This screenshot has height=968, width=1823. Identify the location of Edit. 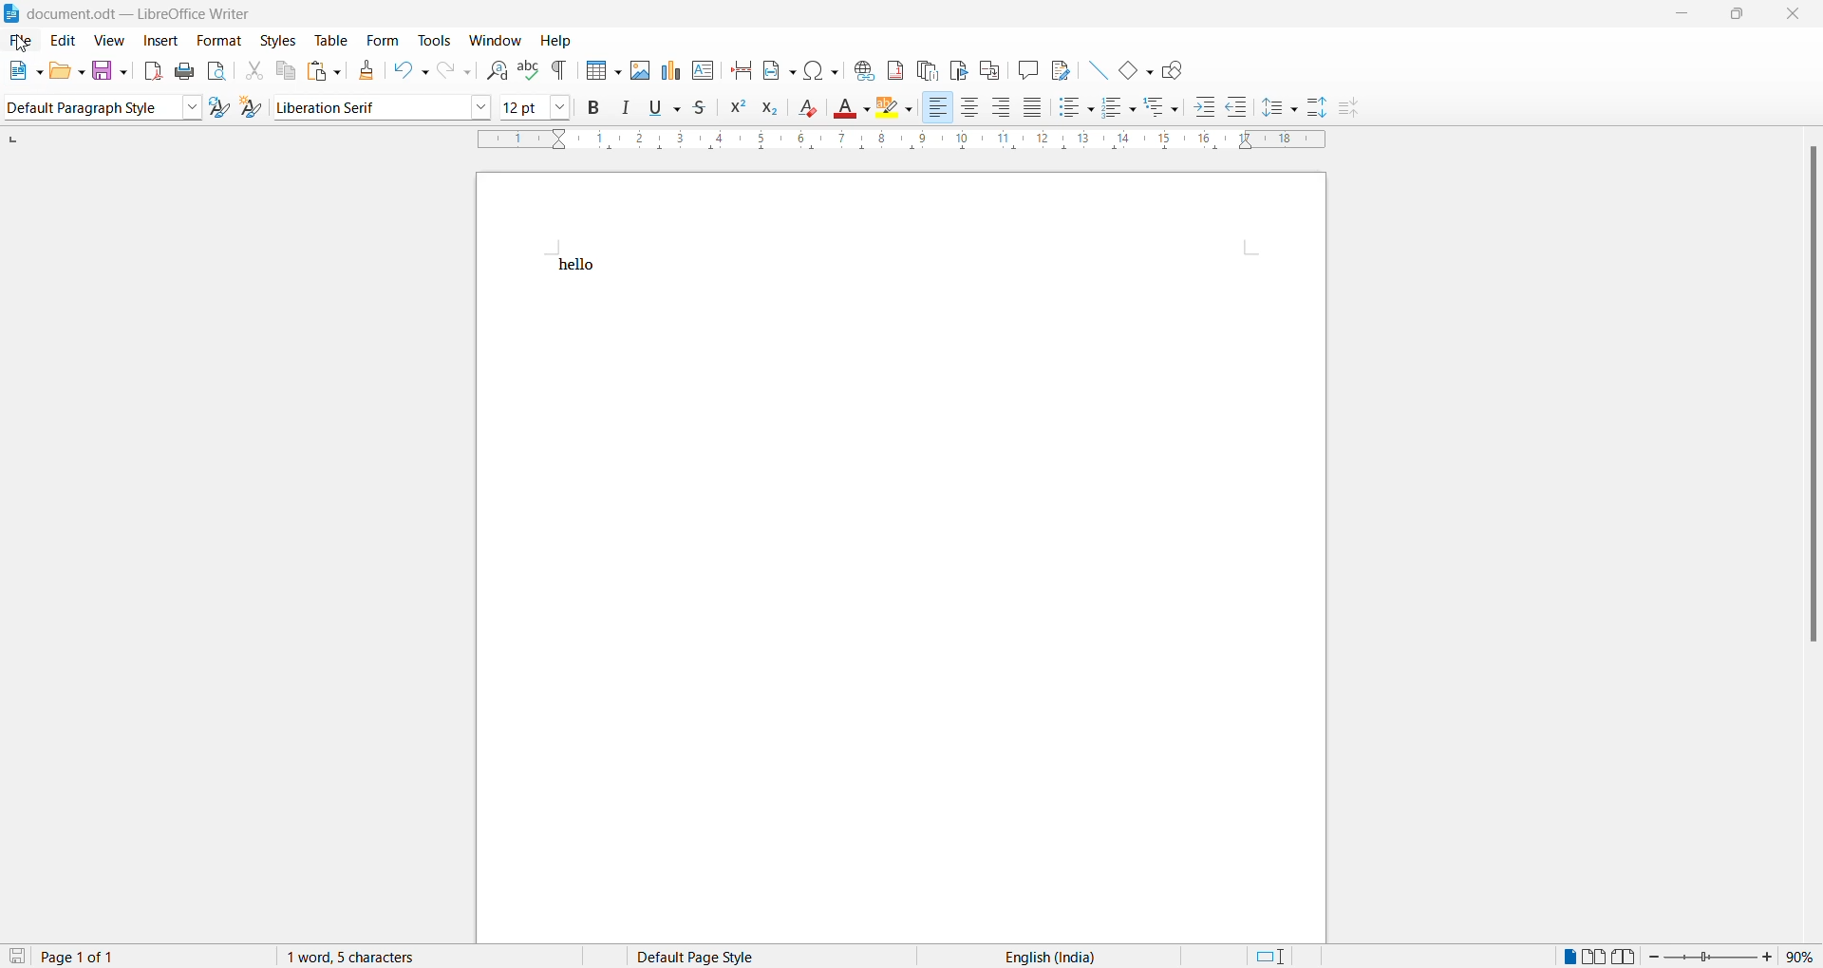
(66, 40).